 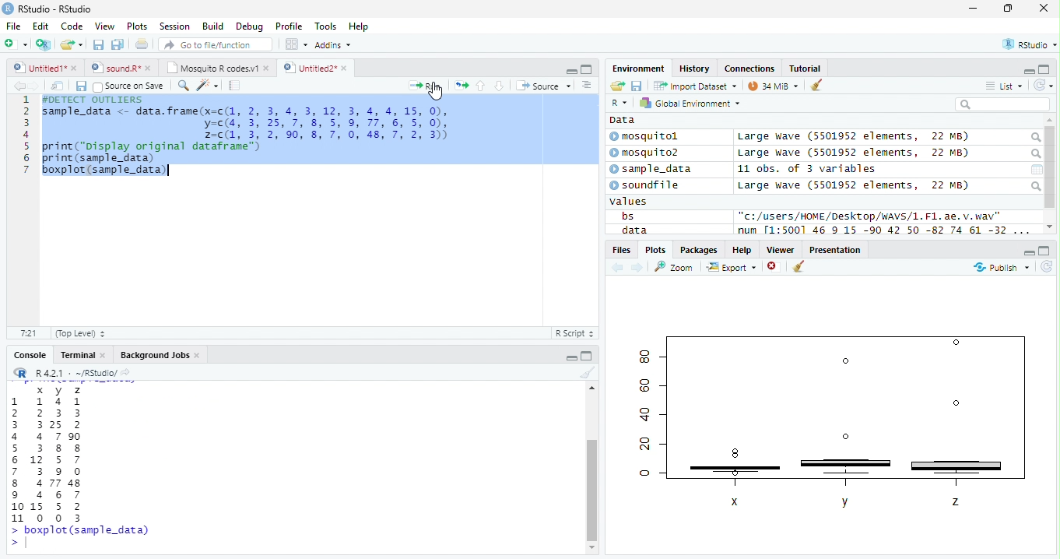 What do you see at coordinates (1007, 8) in the screenshot?
I see `maximize` at bounding box center [1007, 8].